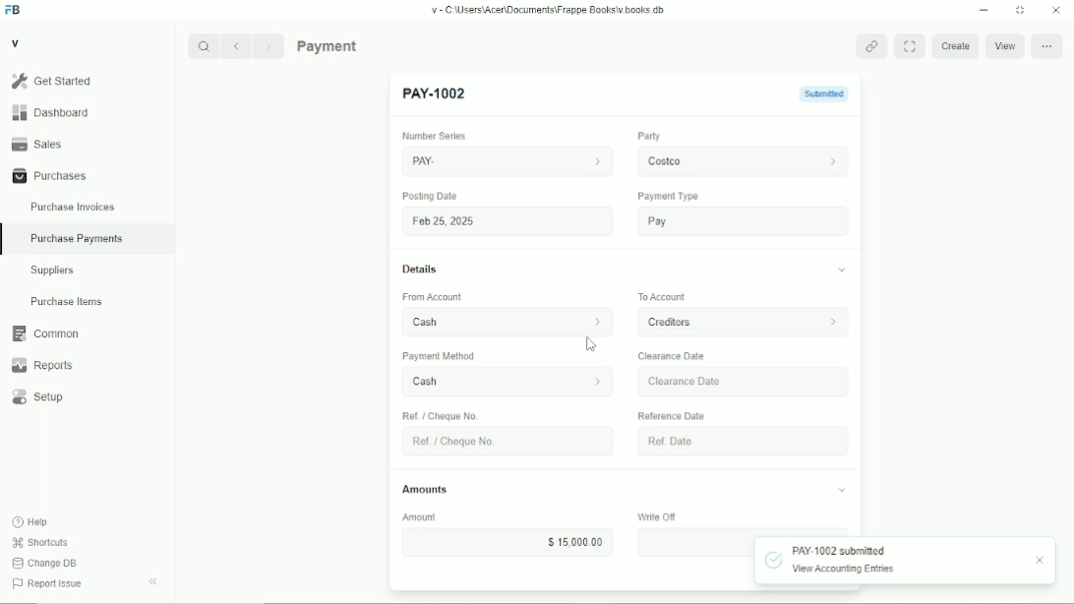  Describe the element at coordinates (204, 46) in the screenshot. I see `Search` at that location.